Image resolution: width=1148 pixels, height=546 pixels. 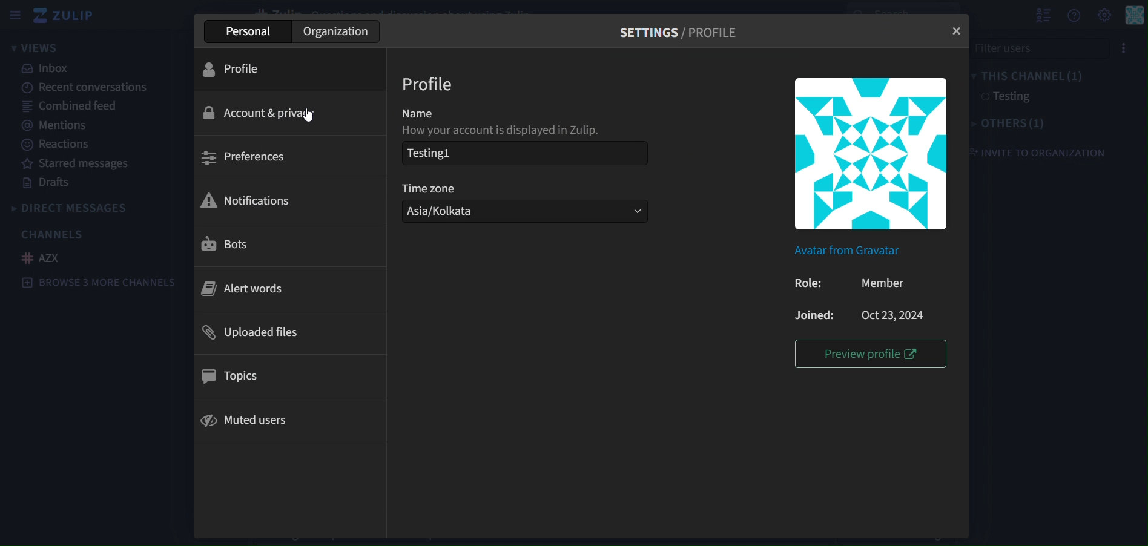 I want to click on menu, so click(x=1124, y=45).